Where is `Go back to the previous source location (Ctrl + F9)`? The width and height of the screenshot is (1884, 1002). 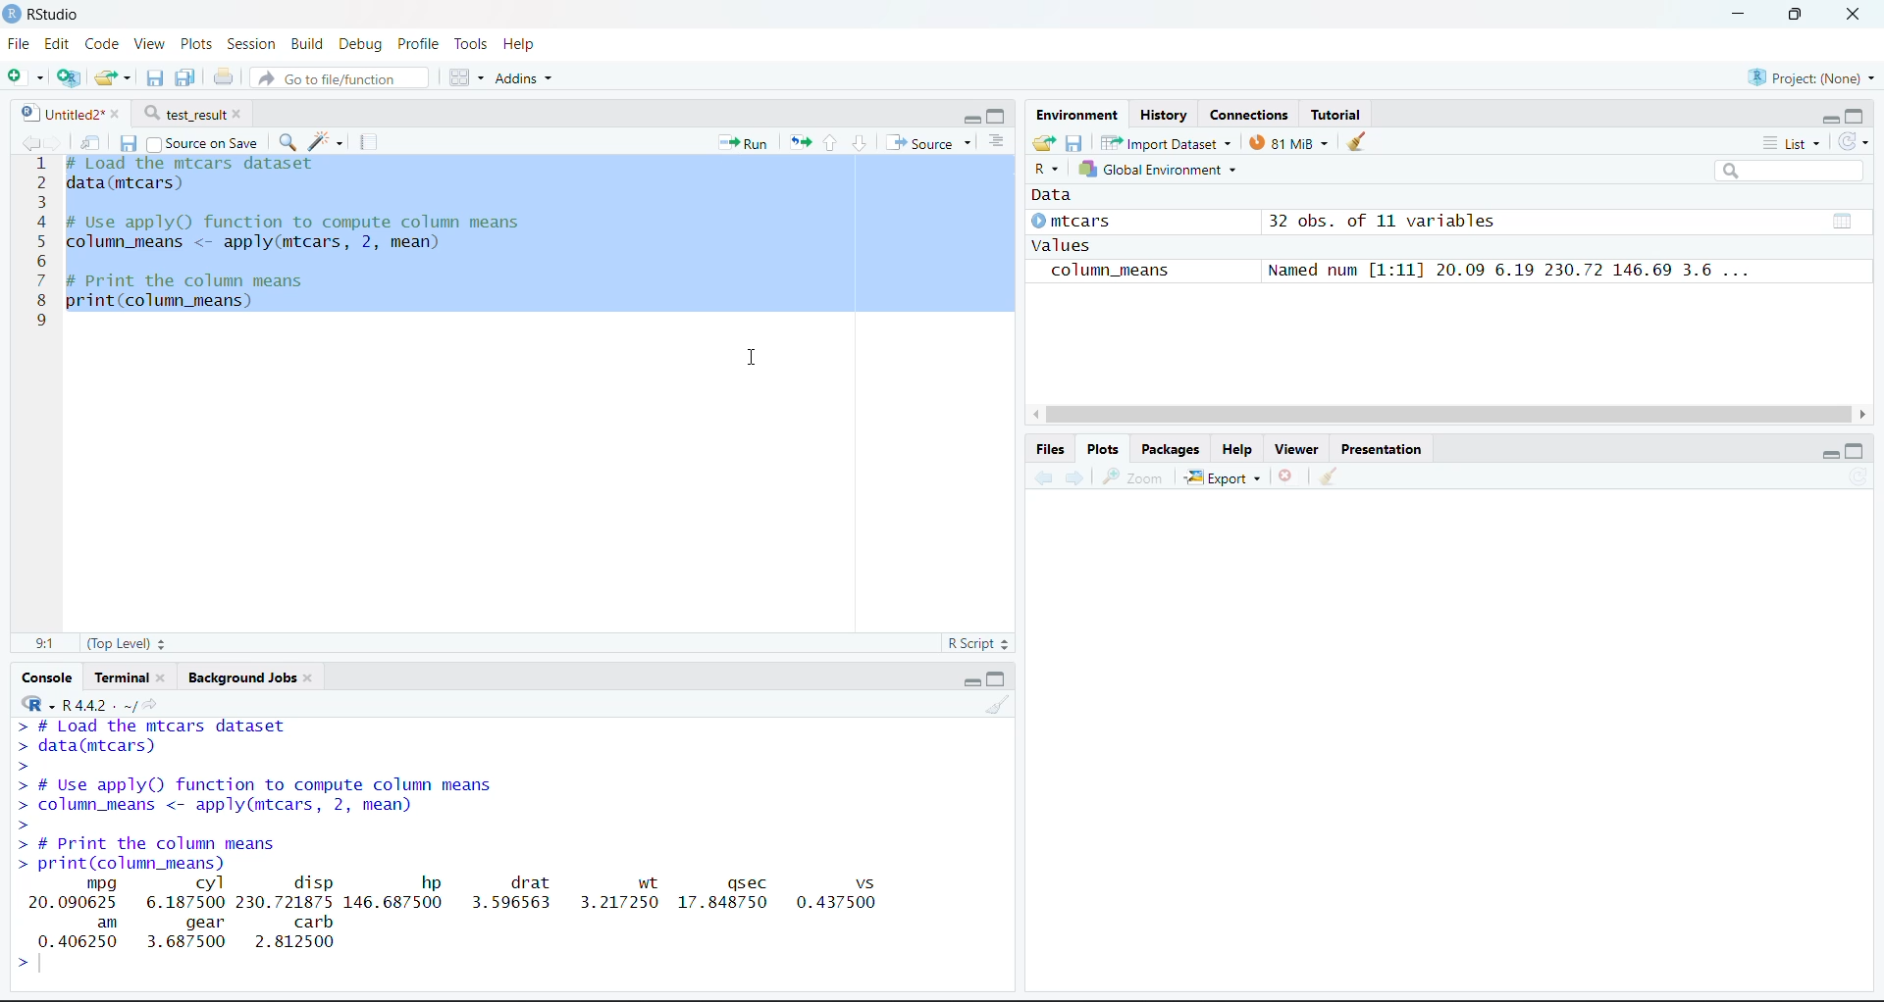 Go back to the previous source location (Ctrl + F9) is located at coordinates (25, 141).